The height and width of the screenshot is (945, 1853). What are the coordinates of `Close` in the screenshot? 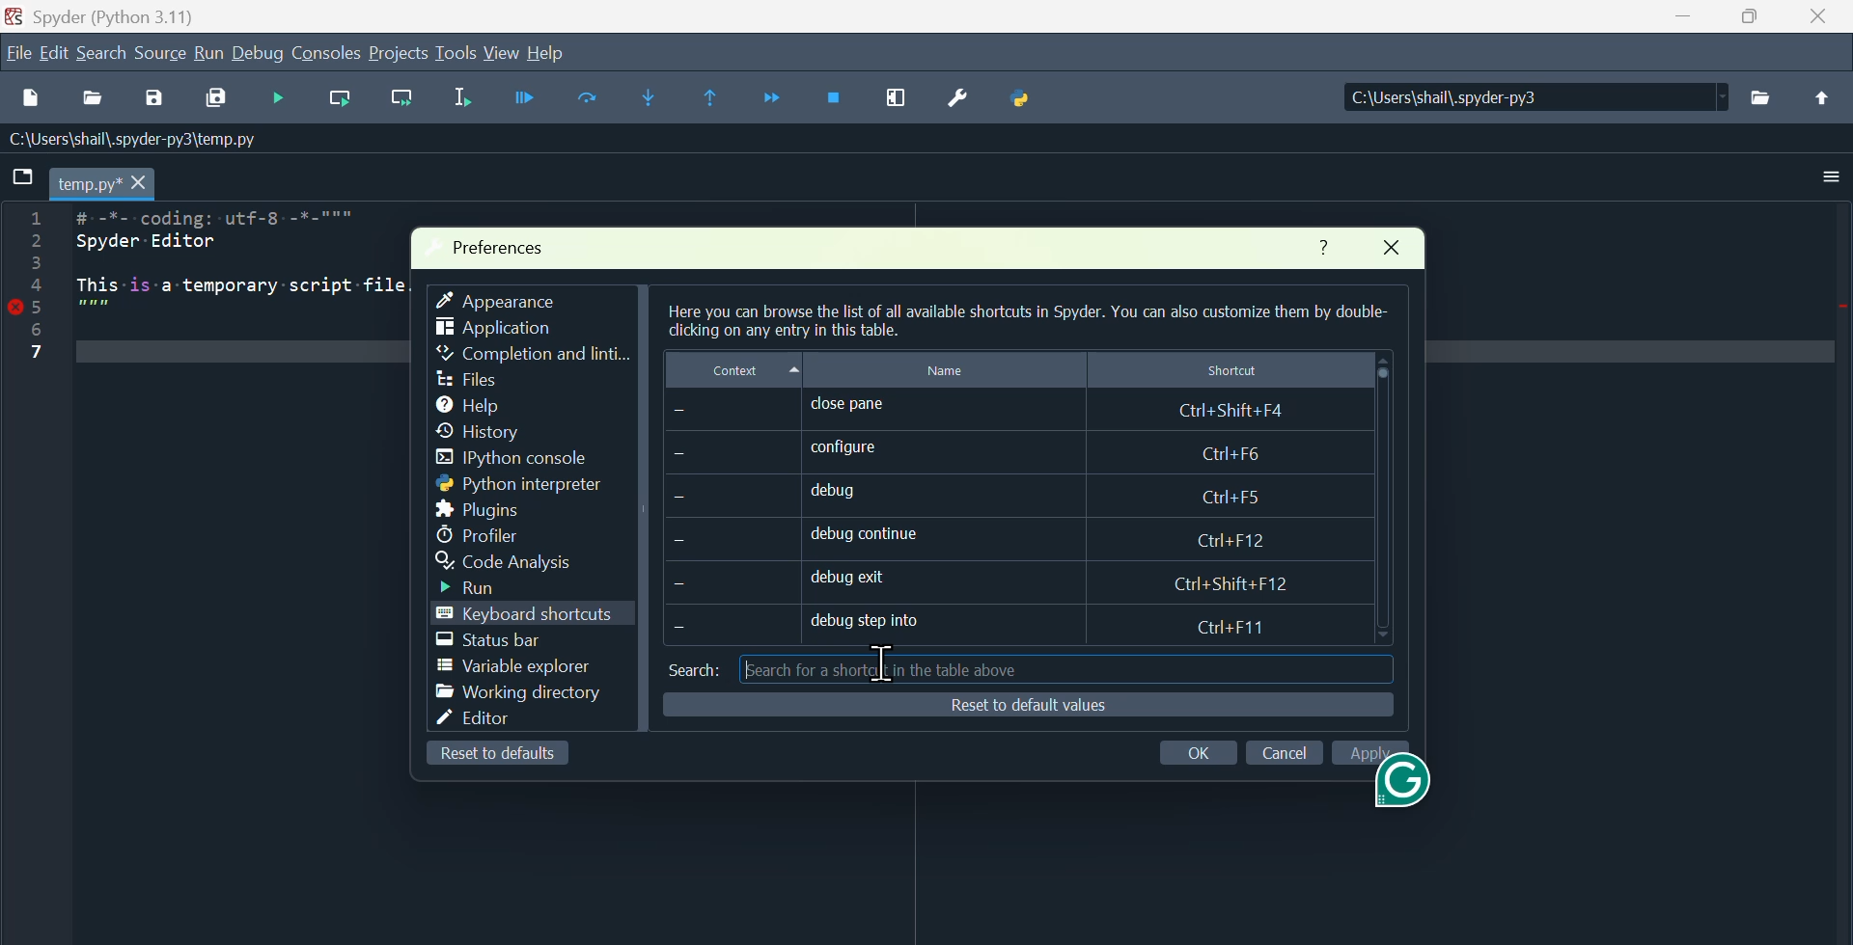 It's located at (1824, 23).